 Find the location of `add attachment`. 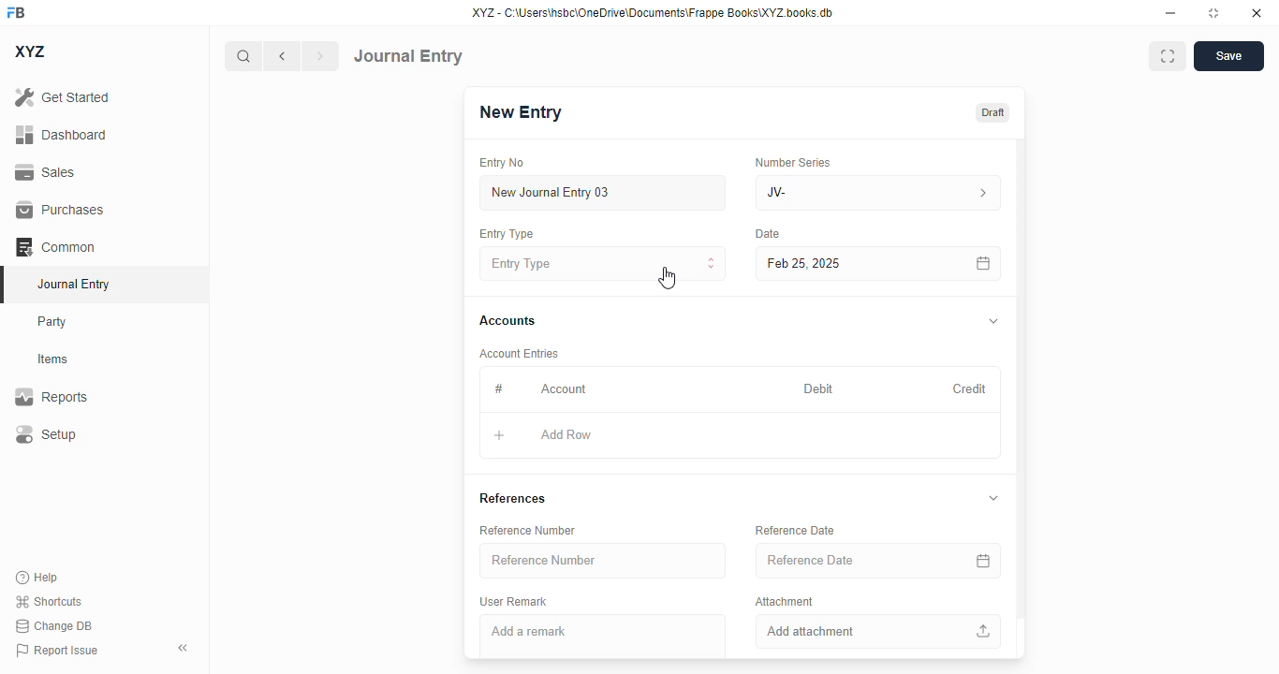

add attachment is located at coordinates (878, 631).